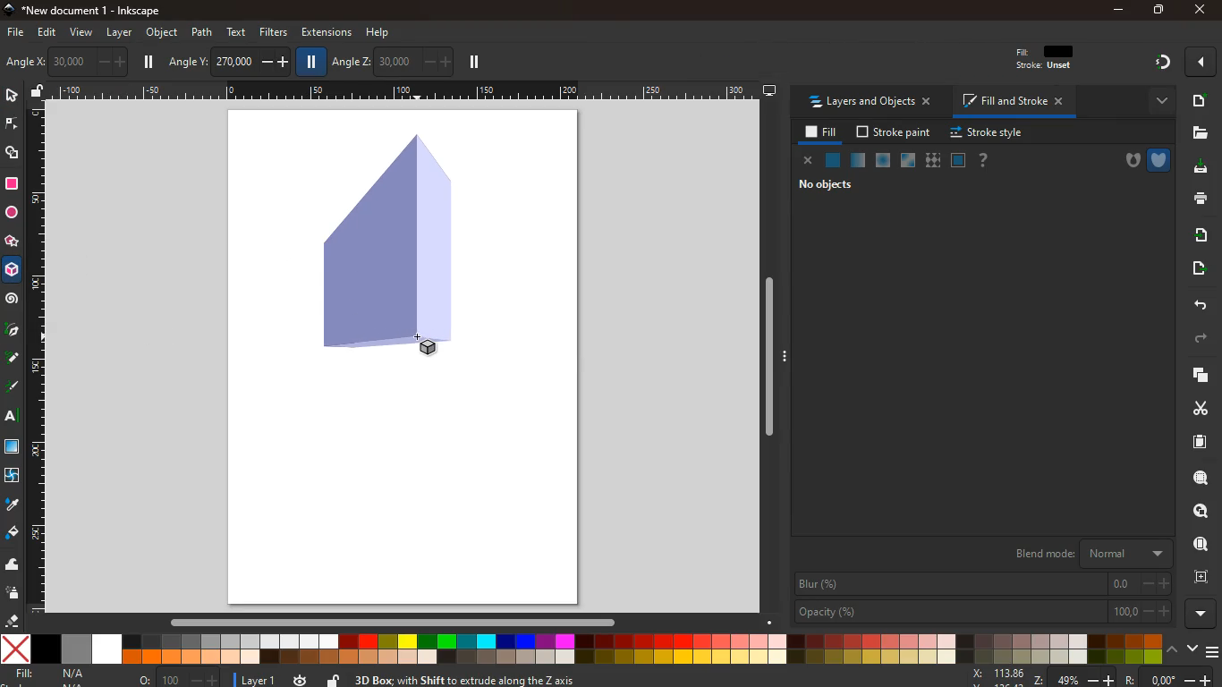  I want to click on menu, so click(1211, 648).